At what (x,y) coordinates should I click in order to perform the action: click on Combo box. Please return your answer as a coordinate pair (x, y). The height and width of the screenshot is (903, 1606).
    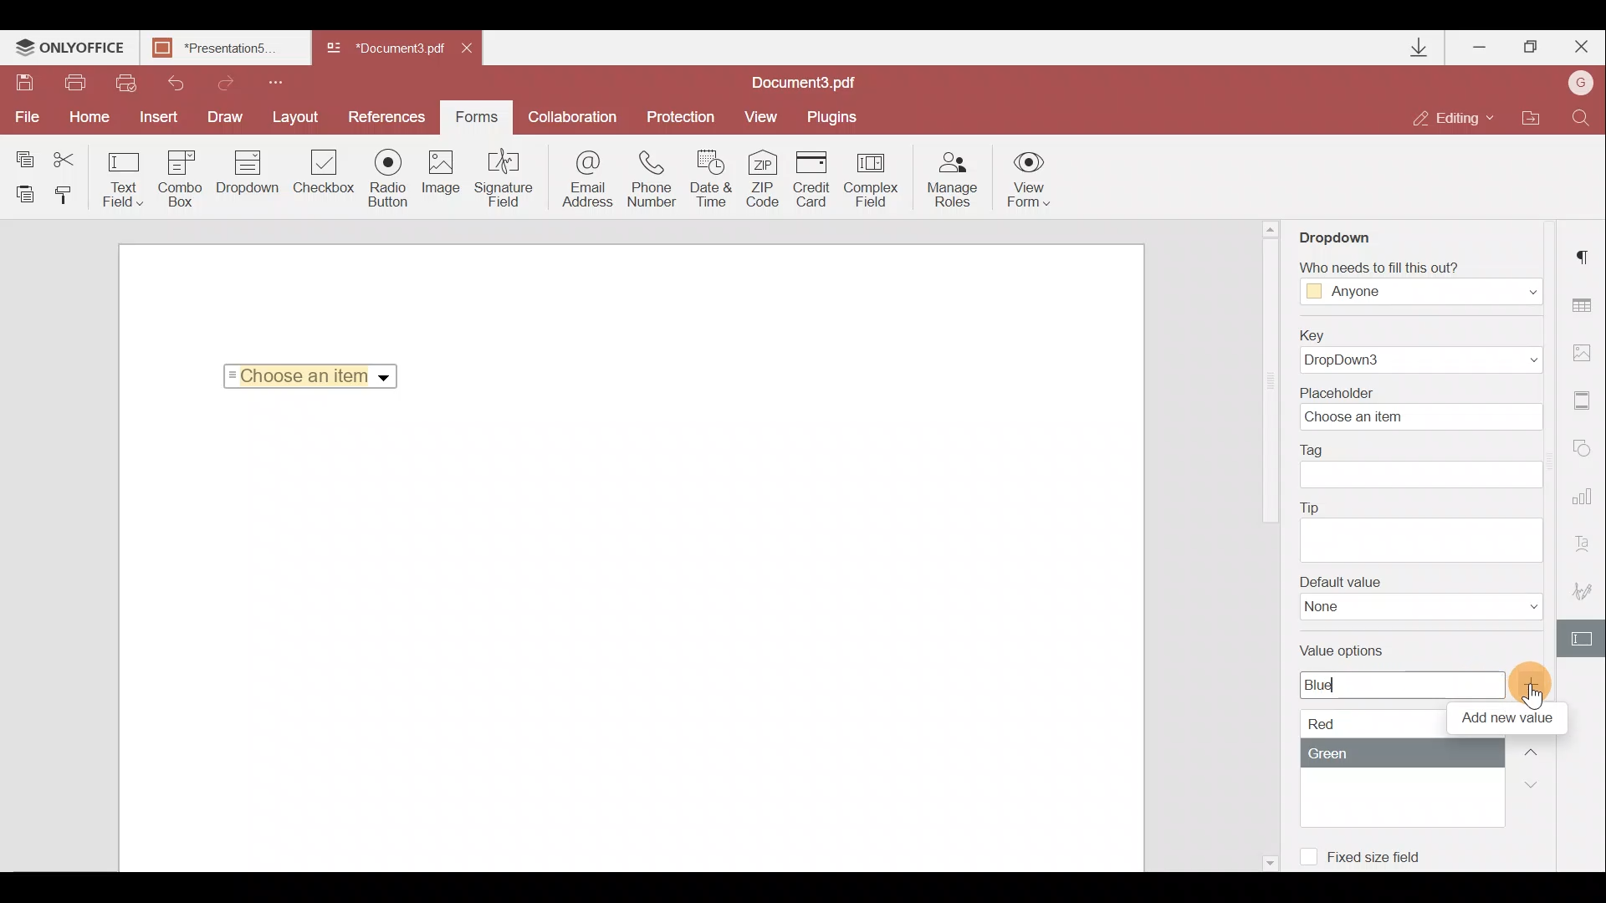
    Looking at the image, I should click on (179, 179).